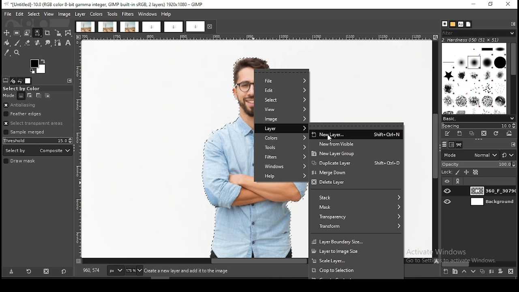  I want to click on text tool, so click(68, 43).